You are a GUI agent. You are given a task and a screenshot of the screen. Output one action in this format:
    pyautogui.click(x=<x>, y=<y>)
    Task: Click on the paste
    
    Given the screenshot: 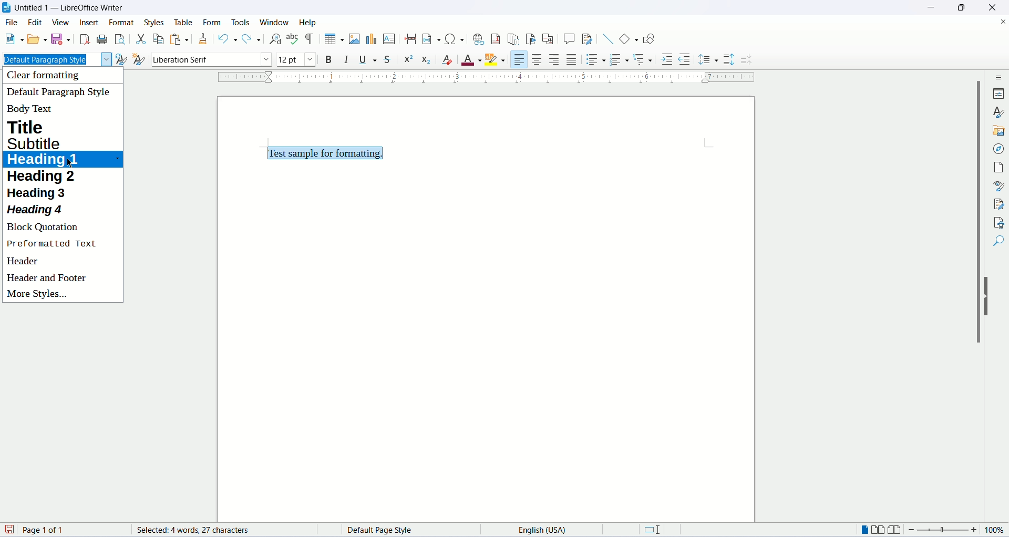 What is the action you would take?
    pyautogui.click(x=176, y=39)
    